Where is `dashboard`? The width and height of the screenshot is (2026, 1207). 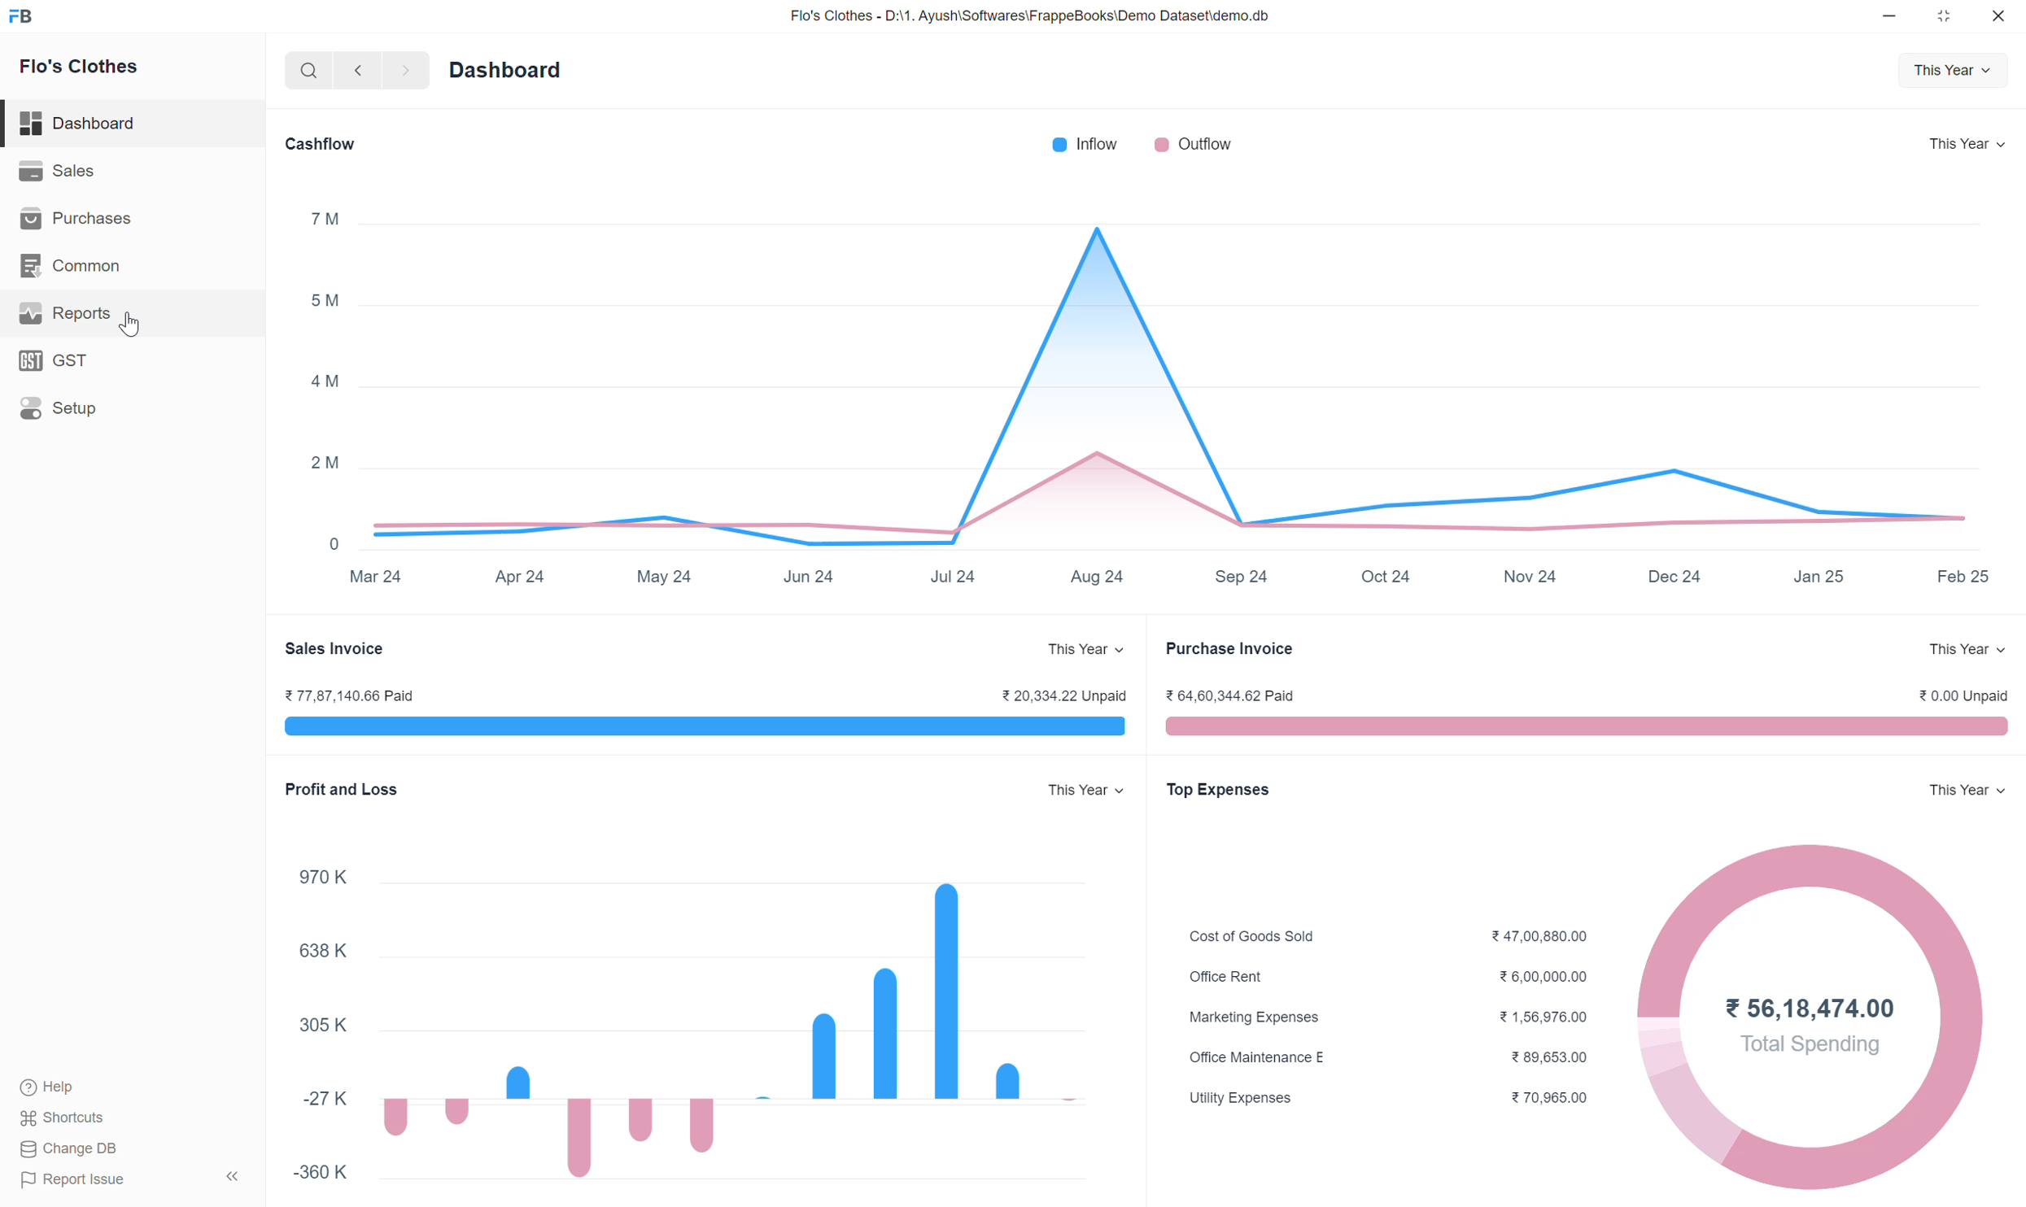 dashboard is located at coordinates (503, 68).